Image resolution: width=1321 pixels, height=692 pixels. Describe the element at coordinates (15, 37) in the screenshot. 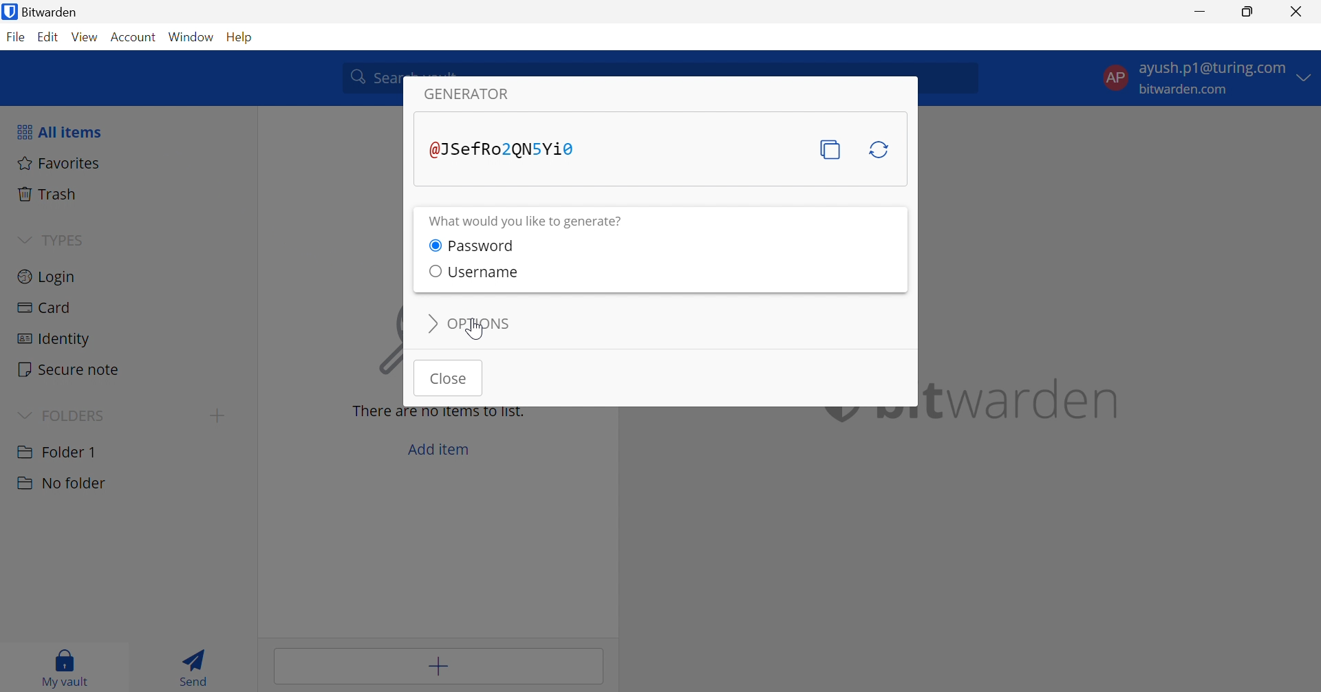

I see `File` at that location.